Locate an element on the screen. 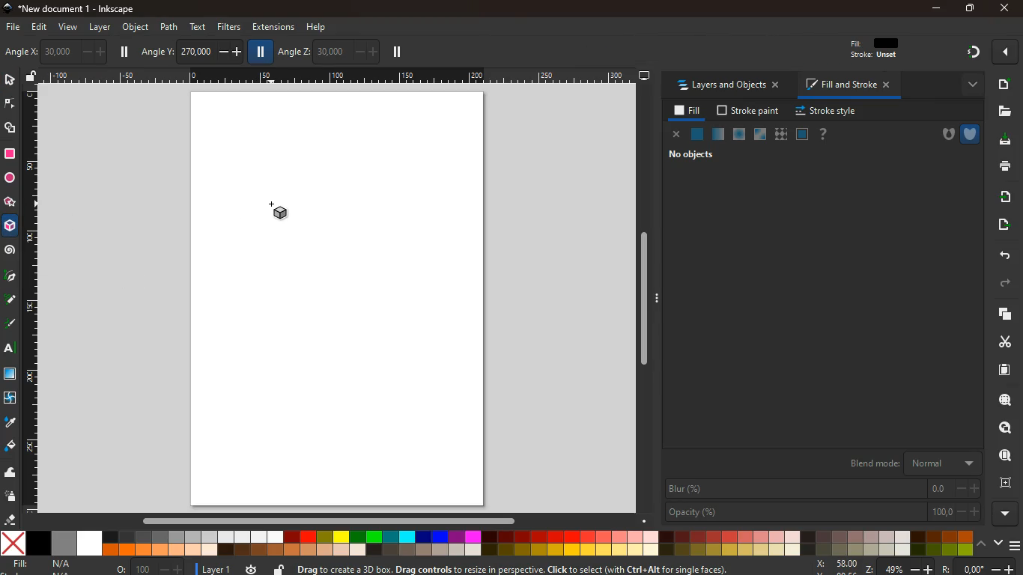 The height and width of the screenshot is (575, 1023). more is located at coordinates (1004, 513).